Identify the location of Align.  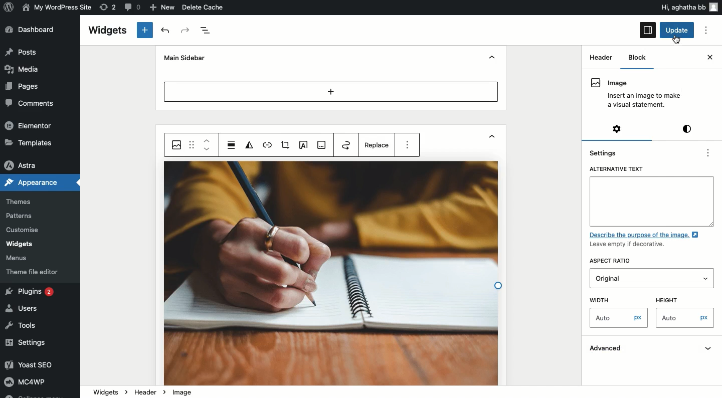
(232, 144).